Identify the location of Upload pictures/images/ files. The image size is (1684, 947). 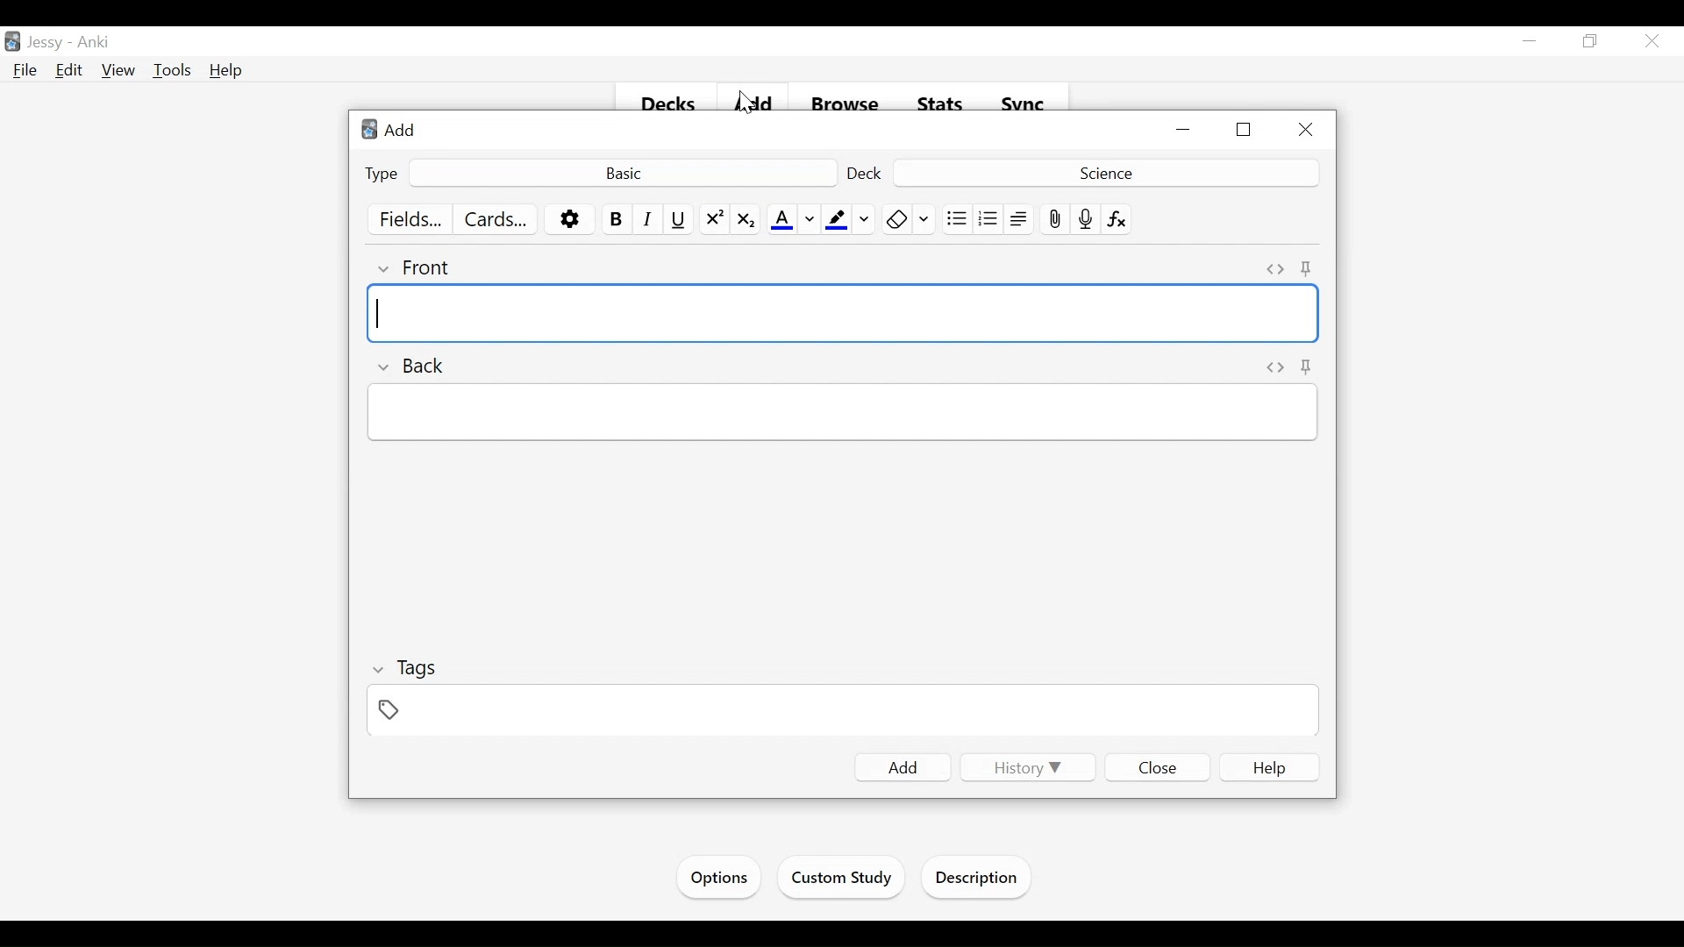
(1053, 219).